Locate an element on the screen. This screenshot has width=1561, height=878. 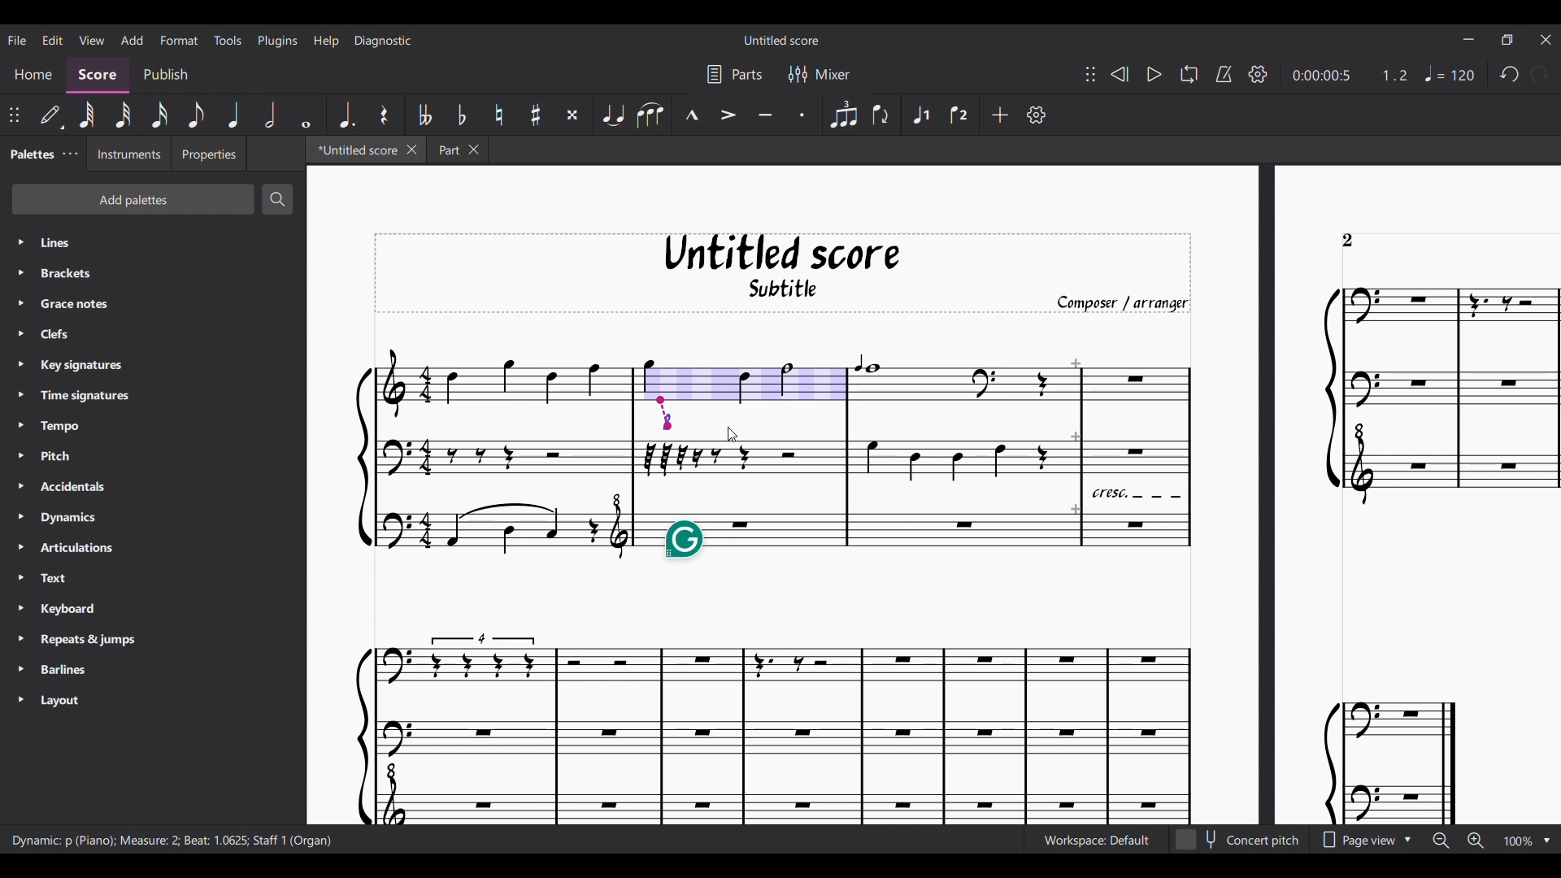
Close/Undock Palette tab is located at coordinates (71, 154).